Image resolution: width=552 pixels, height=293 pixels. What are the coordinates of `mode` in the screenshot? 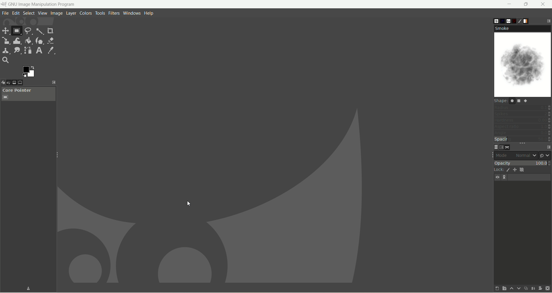 It's located at (503, 155).